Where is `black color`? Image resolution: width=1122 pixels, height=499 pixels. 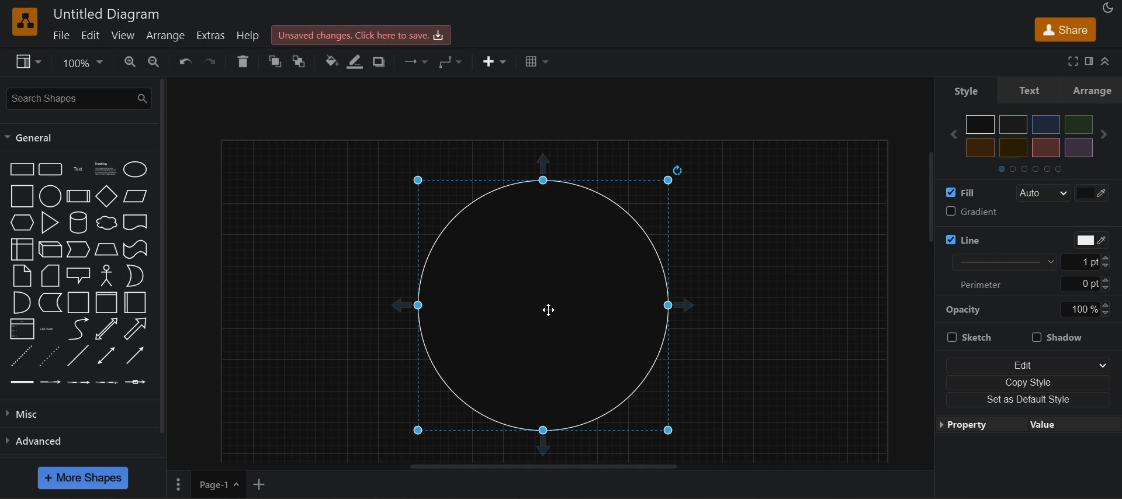 black color is located at coordinates (980, 124).